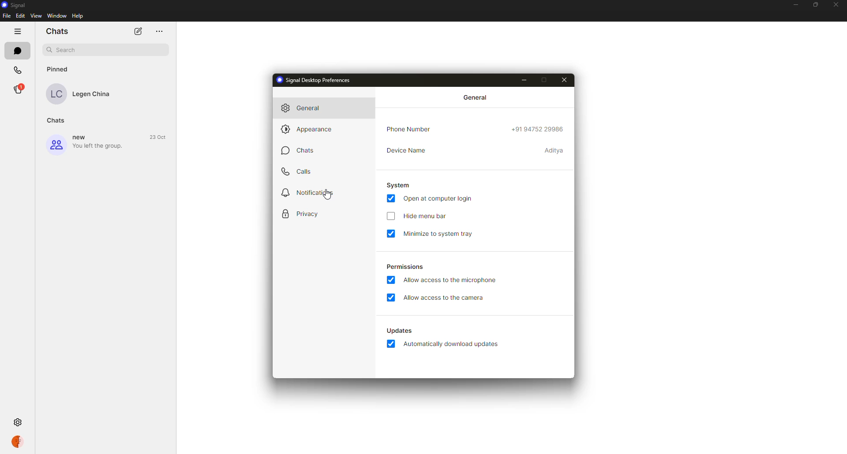 This screenshot has height=454, width=847. Describe the element at coordinates (301, 108) in the screenshot. I see `general` at that location.